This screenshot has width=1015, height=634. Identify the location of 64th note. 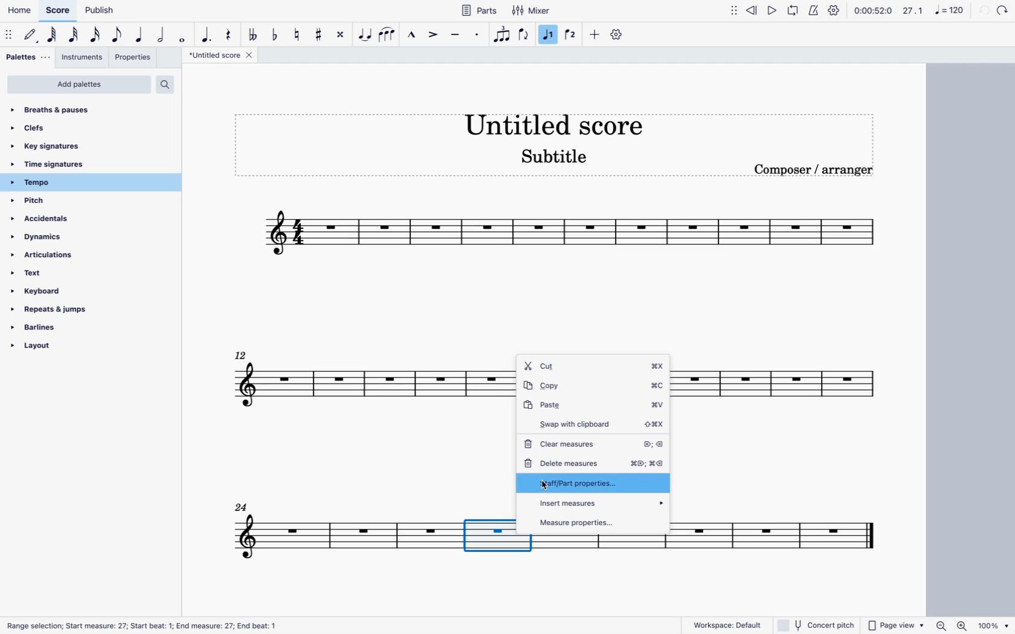
(53, 35).